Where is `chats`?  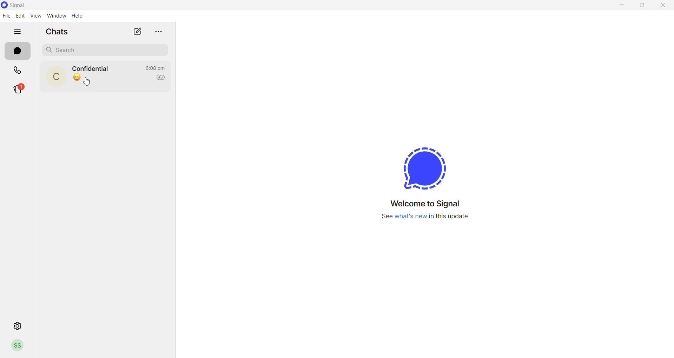
chats is located at coordinates (17, 52).